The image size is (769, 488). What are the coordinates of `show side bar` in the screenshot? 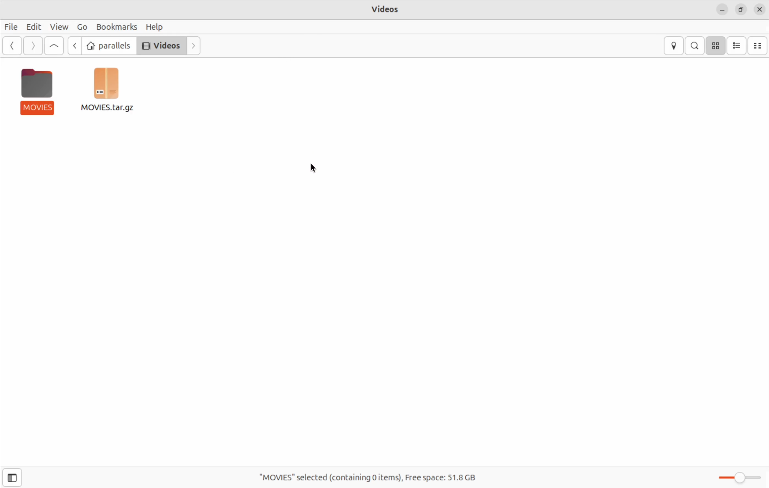 It's located at (12, 478).